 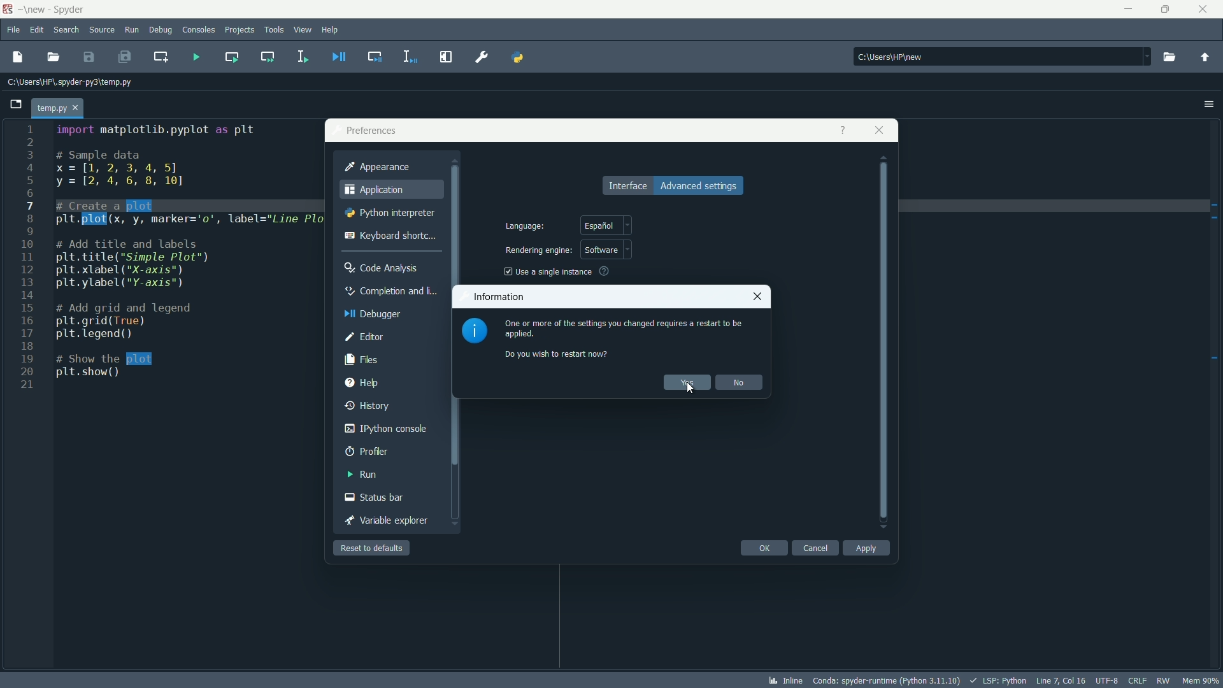 I want to click on variable explorer, so click(x=387, y=520).